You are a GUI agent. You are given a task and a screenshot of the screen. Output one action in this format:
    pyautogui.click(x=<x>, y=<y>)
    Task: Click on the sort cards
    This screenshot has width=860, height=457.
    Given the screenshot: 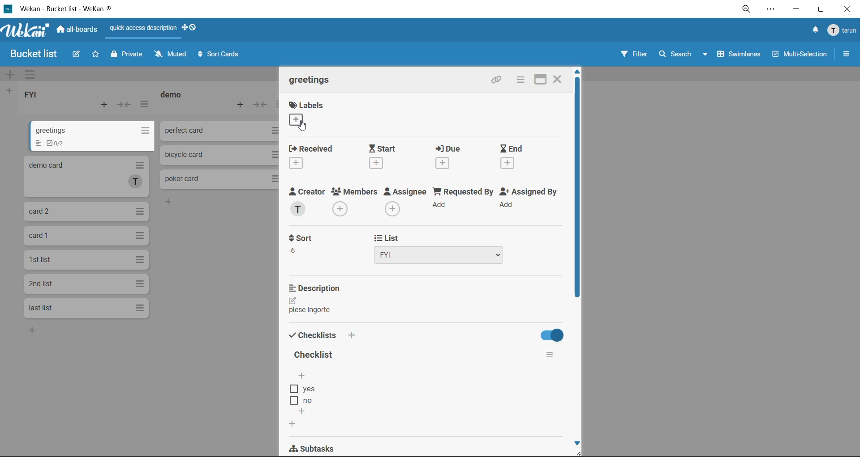 What is the action you would take?
    pyautogui.click(x=220, y=54)
    